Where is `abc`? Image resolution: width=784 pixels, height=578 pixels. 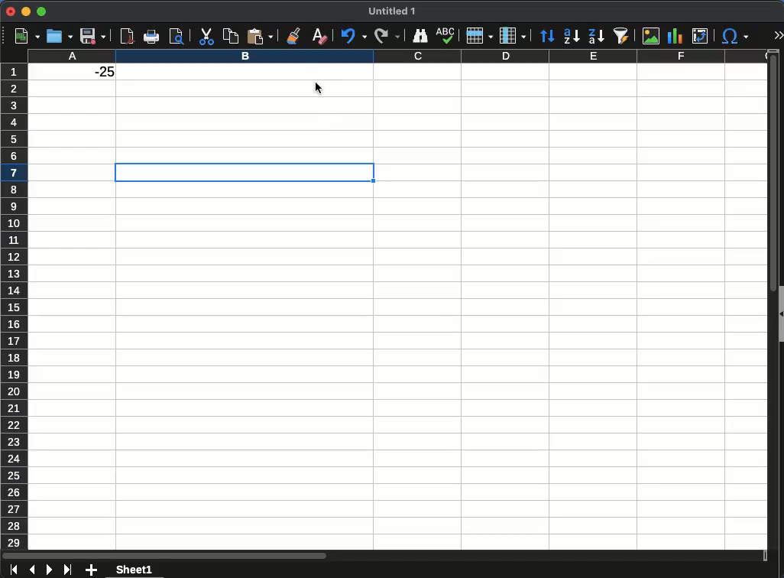 abc is located at coordinates (445, 35).